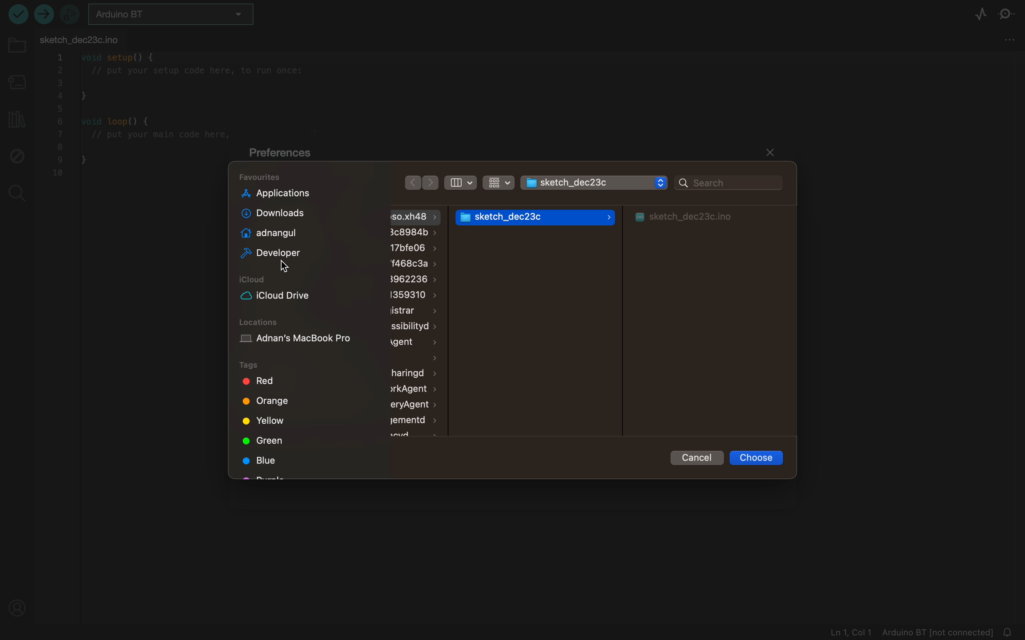 The width and height of the screenshot is (1025, 640). What do you see at coordinates (975, 14) in the screenshot?
I see `serial plotter` at bounding box center [975, 14].